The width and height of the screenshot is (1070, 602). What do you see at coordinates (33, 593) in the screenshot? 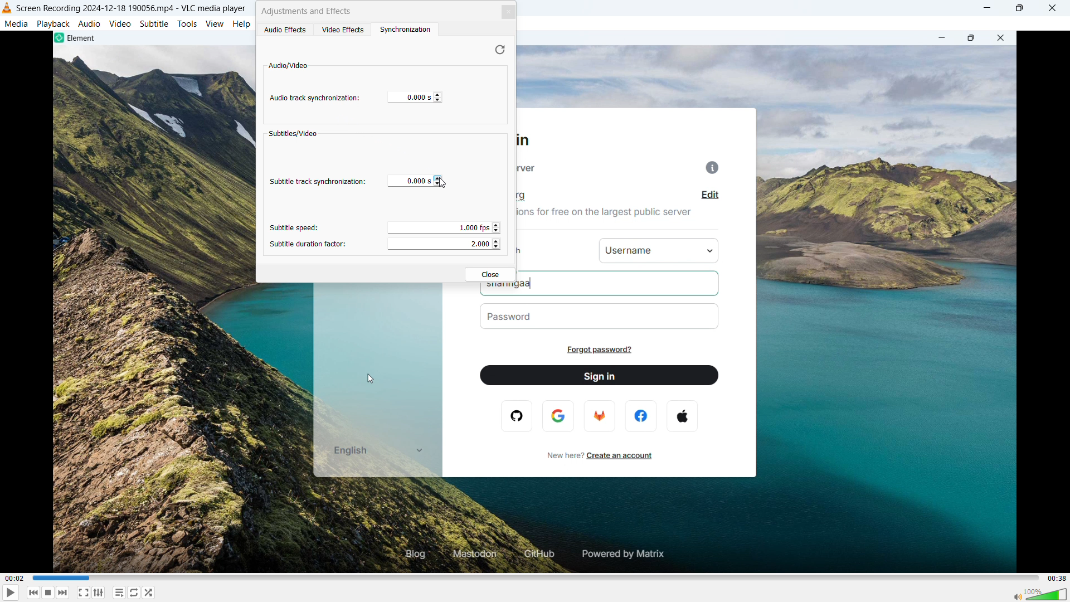
I see `backward or previous media` at bounding box center [33, 593].